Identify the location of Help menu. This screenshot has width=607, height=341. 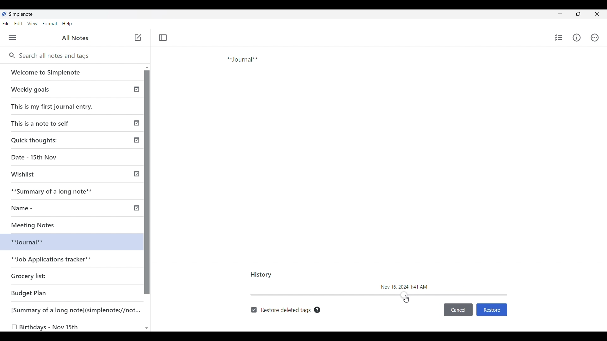
(67, 24).